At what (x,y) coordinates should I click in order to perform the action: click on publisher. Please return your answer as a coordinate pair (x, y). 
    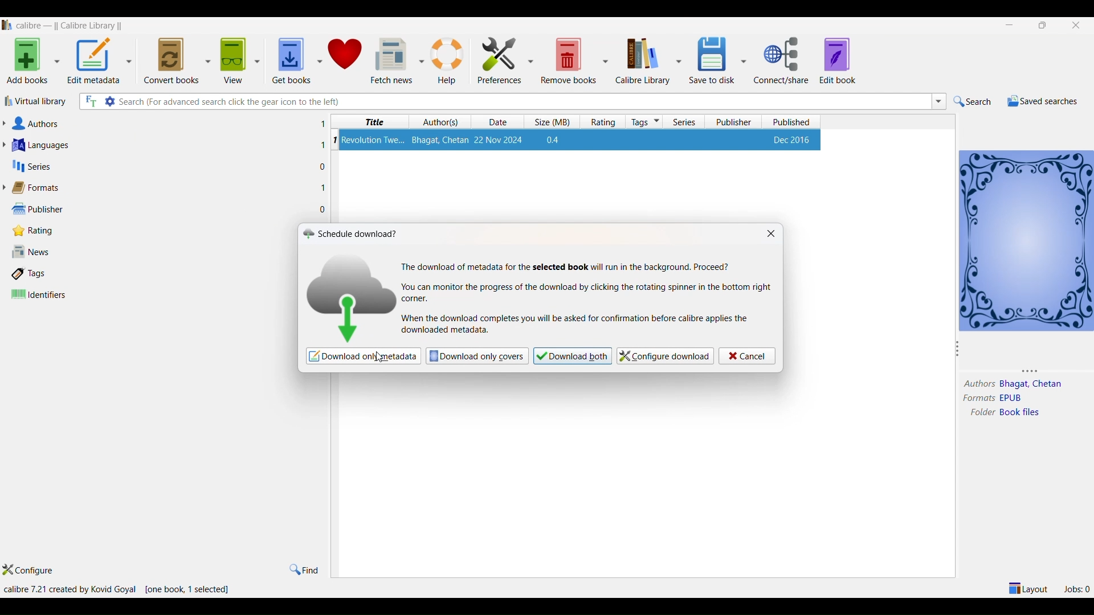
    Looking at the image, I should click on (35, 208).